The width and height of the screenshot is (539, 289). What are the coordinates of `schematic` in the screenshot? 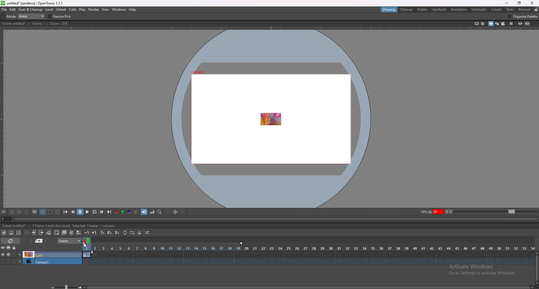 It's located at (479, 10).